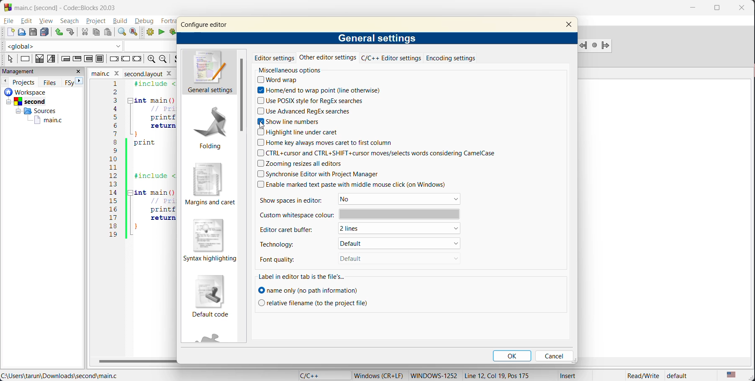 The image size is (755, 381). I want to click on c/c++ editor settings, so click(389, 58).